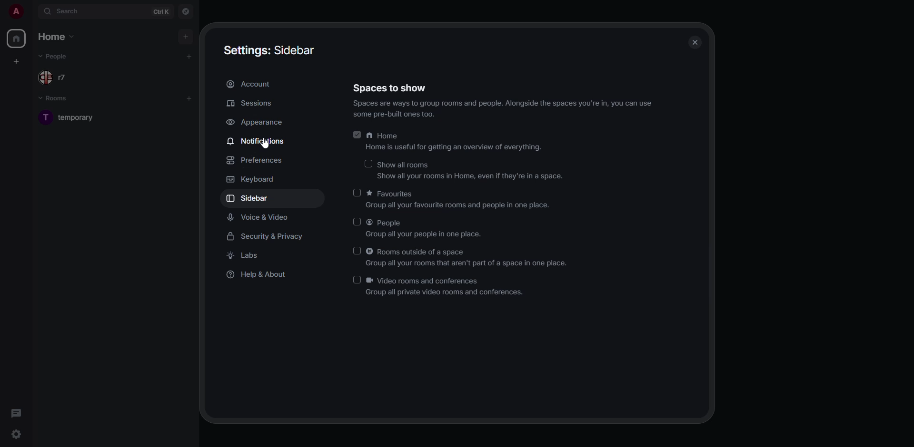  What do you see at coordinates (60, 78) in the screenshot?
I see `people` at bounding box center [60, 78].